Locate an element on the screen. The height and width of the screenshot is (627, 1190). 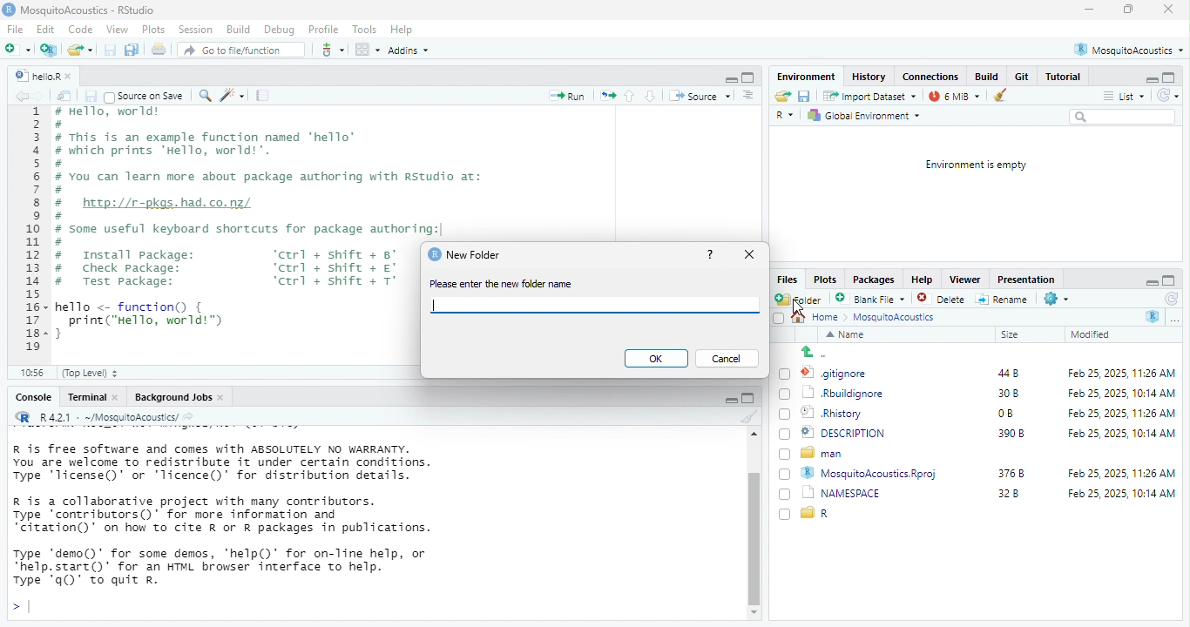
refresh is located at coordinates (1167, 299).